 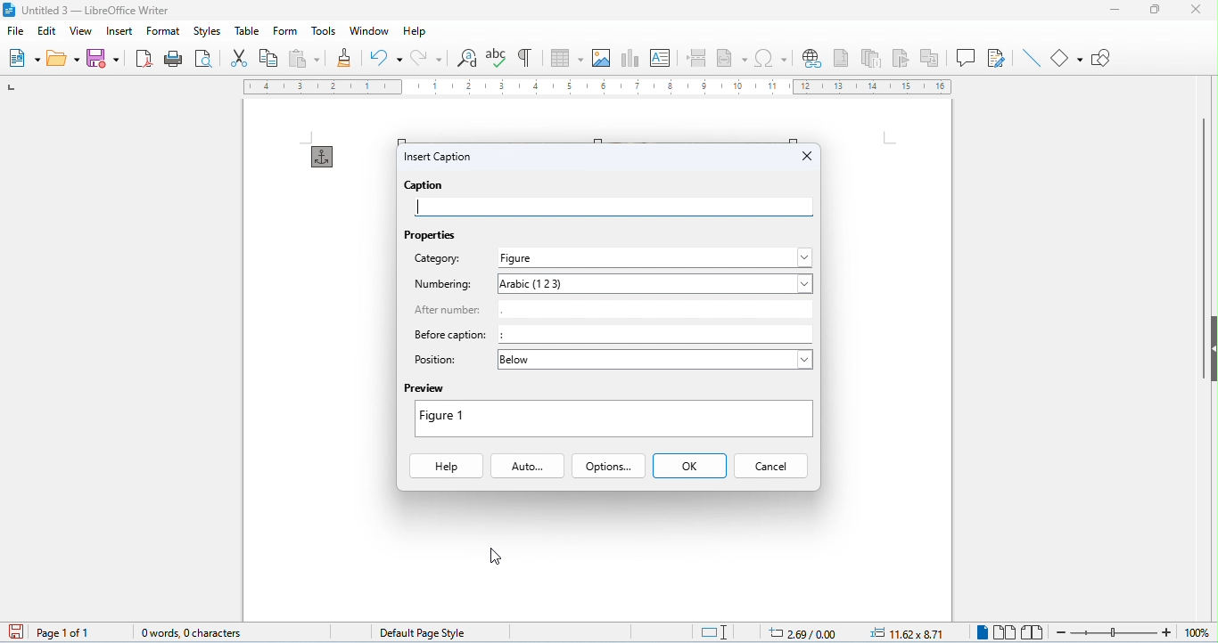 What do you see at coordinates (440, 359) in the screenshot?
I see `position` at bounding box center [440, 359].